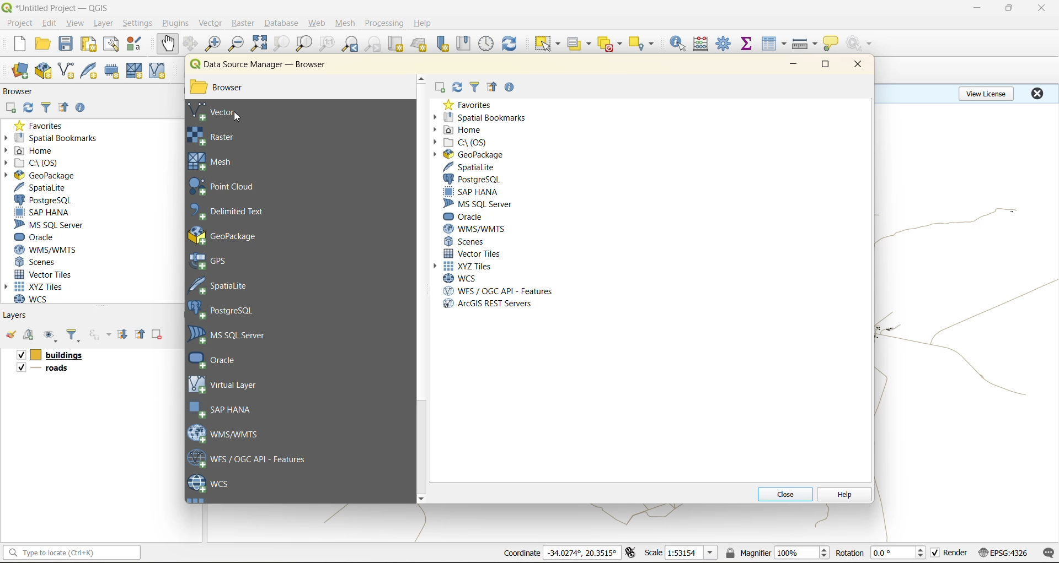 The height and width of the screenshot is (563, 1059). Describe the element at coordinates (280, 45) in the screenshot. I see `zoom selection` at that location.